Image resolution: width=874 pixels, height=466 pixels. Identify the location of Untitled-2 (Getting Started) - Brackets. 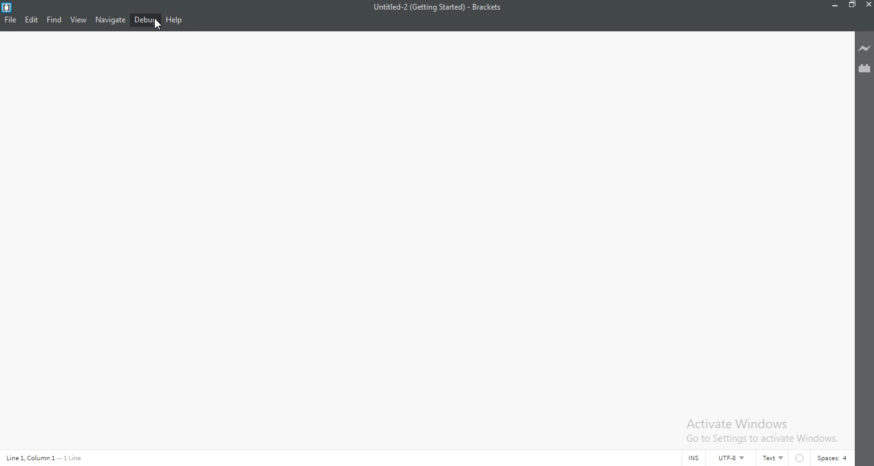
(438, 8).